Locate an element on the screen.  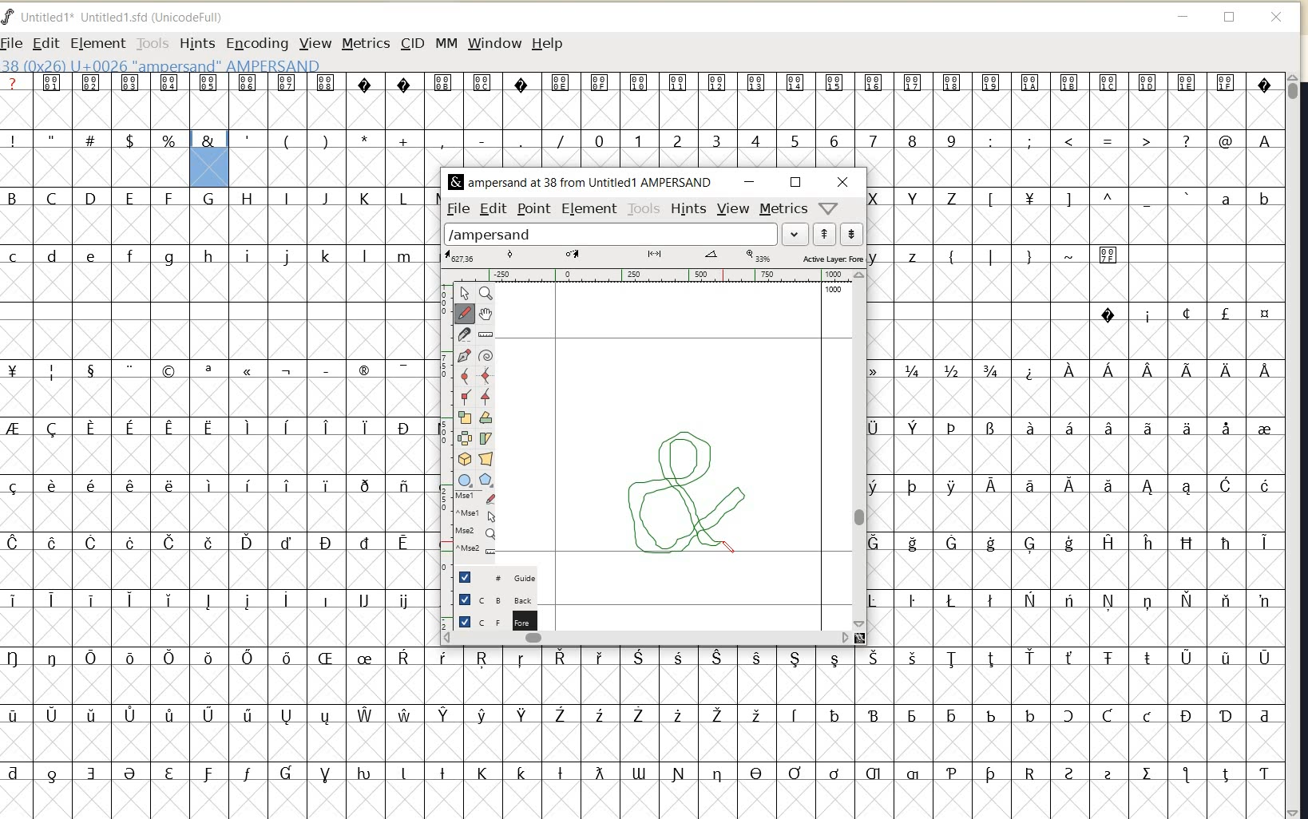
GLYPHY INFO is located at coordinates (161, 66).